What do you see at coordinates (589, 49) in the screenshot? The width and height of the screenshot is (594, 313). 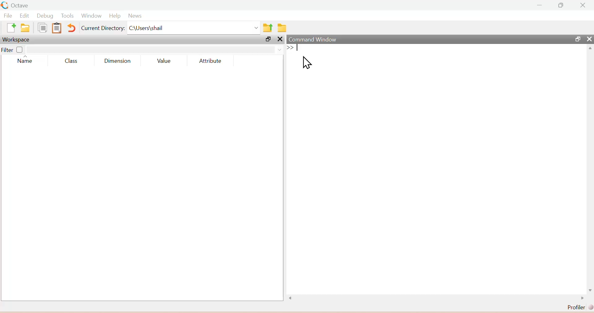 I see `scroll up` at bounding box center [589, 49].